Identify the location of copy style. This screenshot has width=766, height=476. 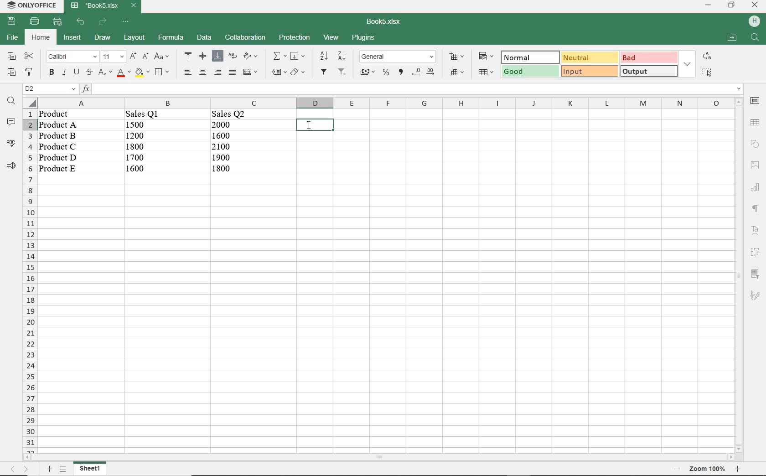
(28, 72).